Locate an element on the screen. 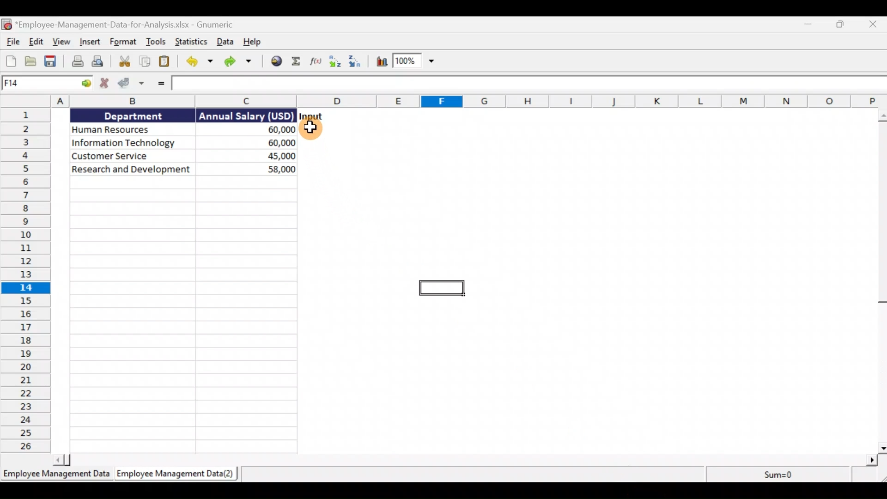 Image resolution: width=887 pixels, height=499 pixels. Sheet 2 is located at coordinates (176, 475).